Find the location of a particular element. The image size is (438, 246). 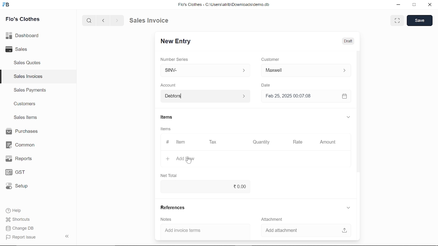

Insert Customer is located at coordinates (305, 70).